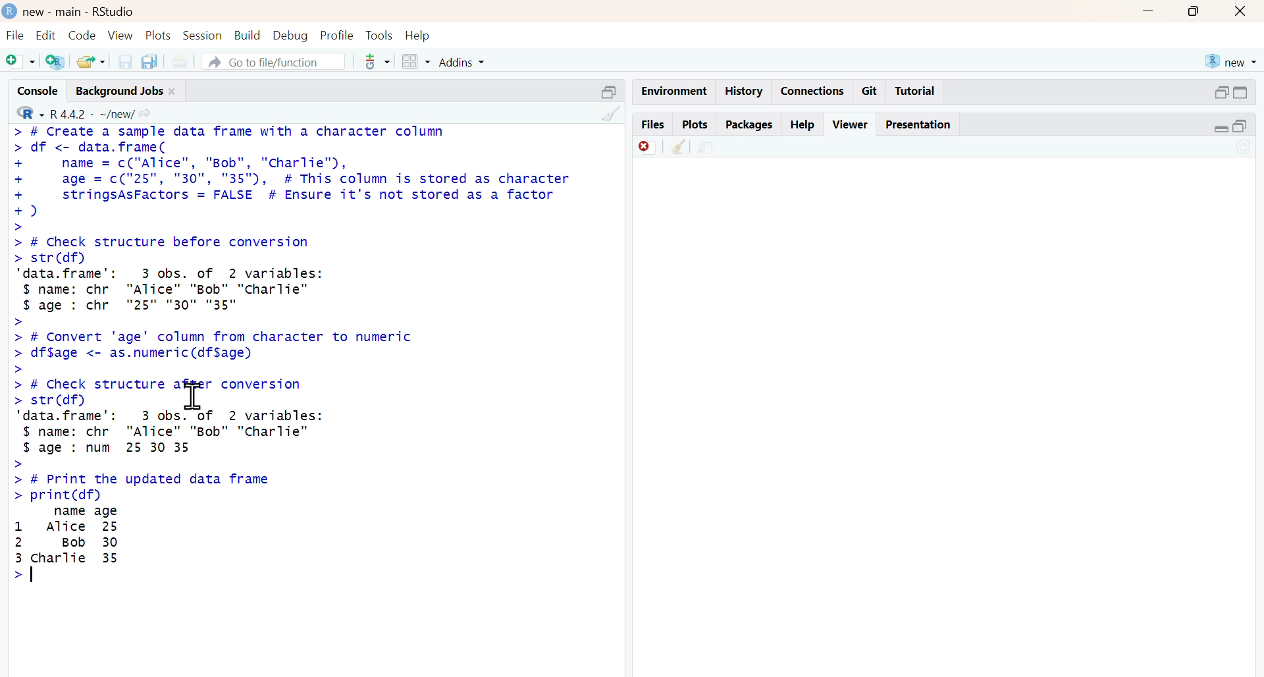  I want to click on close, so click(172, 92).